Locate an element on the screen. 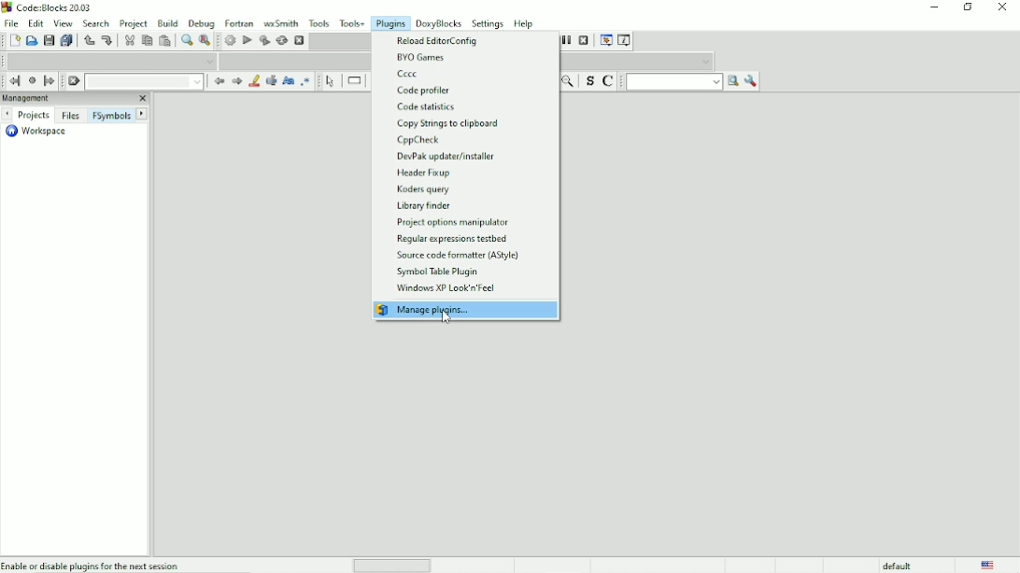 The height and width of the screenshot is (573, 1020). View is located at coordinates (63, 23).